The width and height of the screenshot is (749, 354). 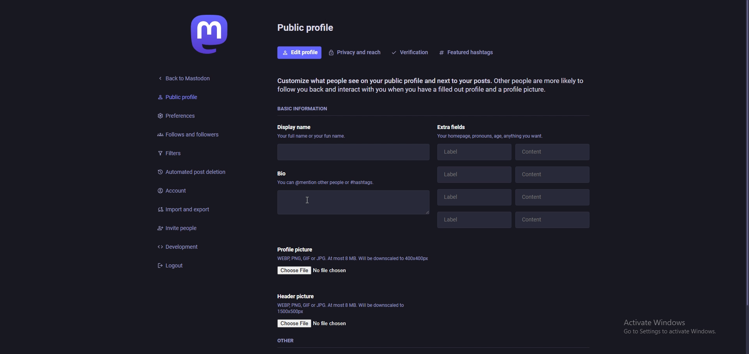 What do you see at coordinates (185, 79) in the screenshot?
I see `back to mastodon` at bounding box center [185, 79].